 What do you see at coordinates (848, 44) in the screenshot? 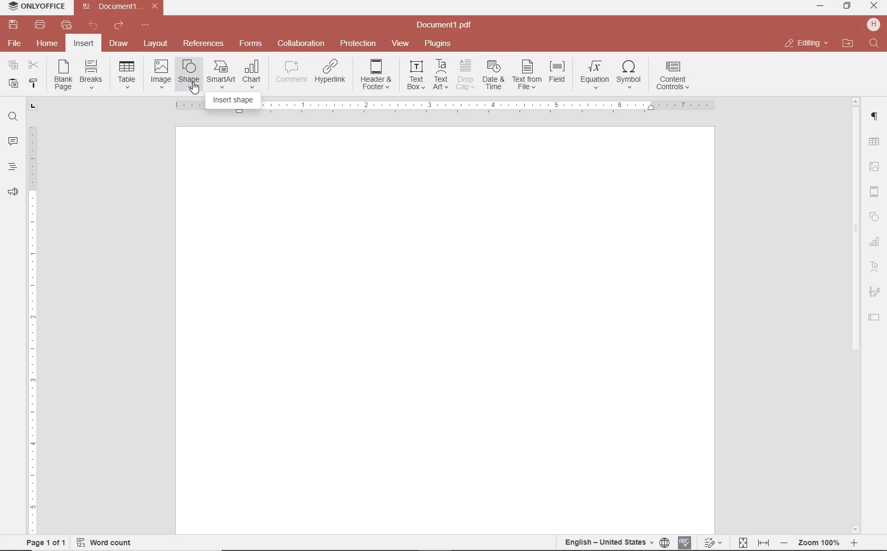
I see `open file location` at bounding box center [848, 44].